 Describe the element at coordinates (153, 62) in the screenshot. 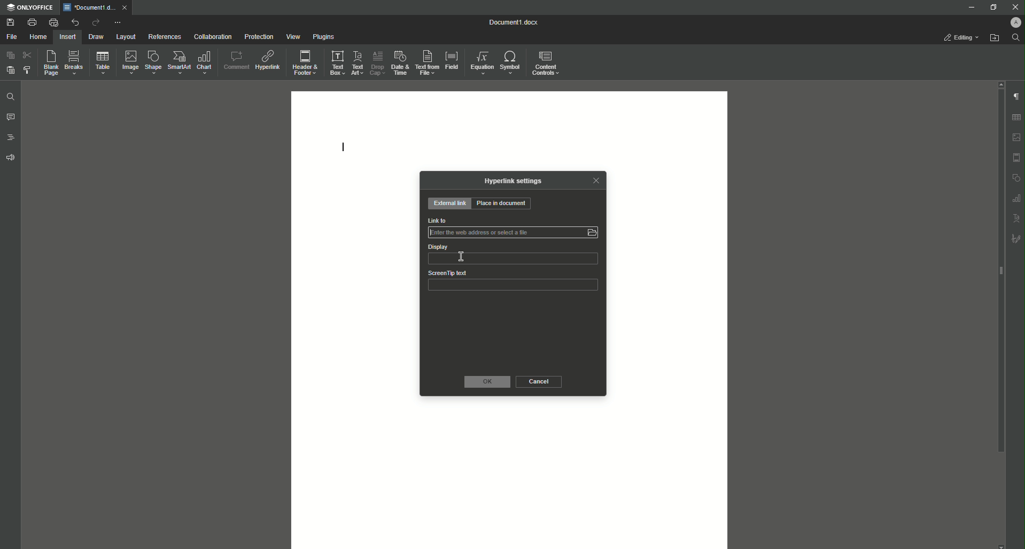

I see `Shape` at that location.